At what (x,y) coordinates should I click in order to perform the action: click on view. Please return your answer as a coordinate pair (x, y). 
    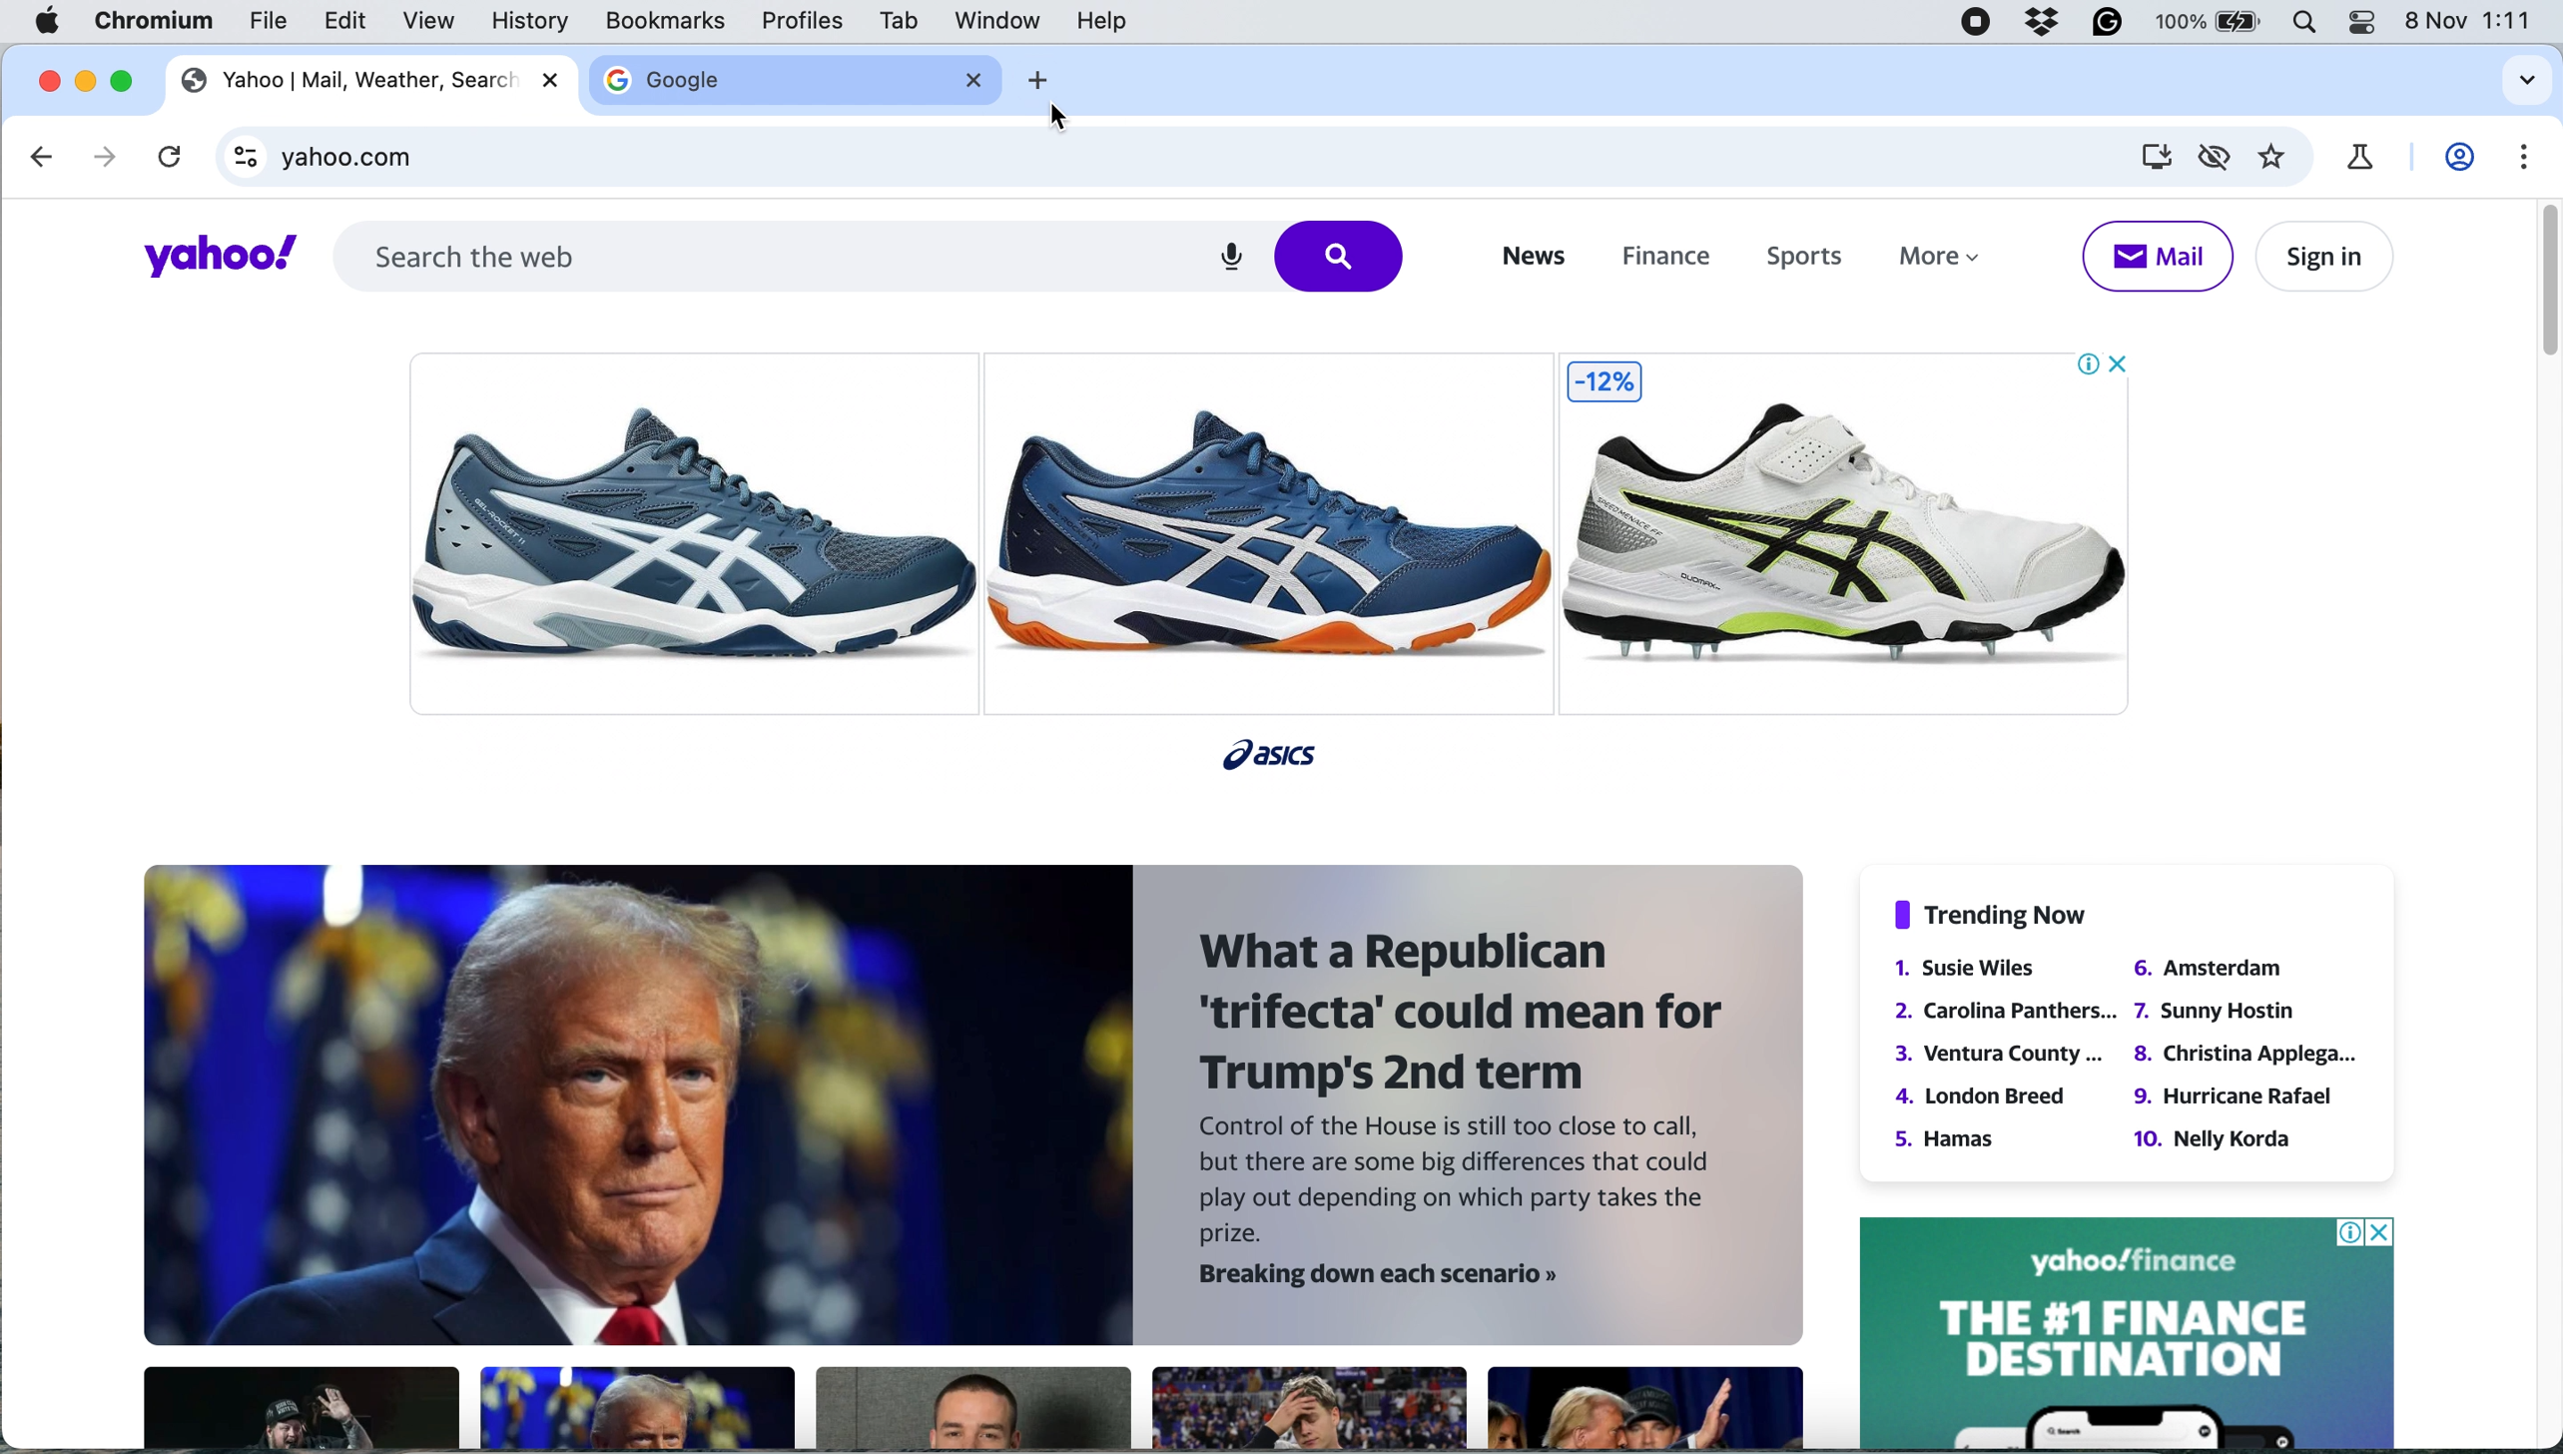
    Looking at the image, I should click on (432, 22).